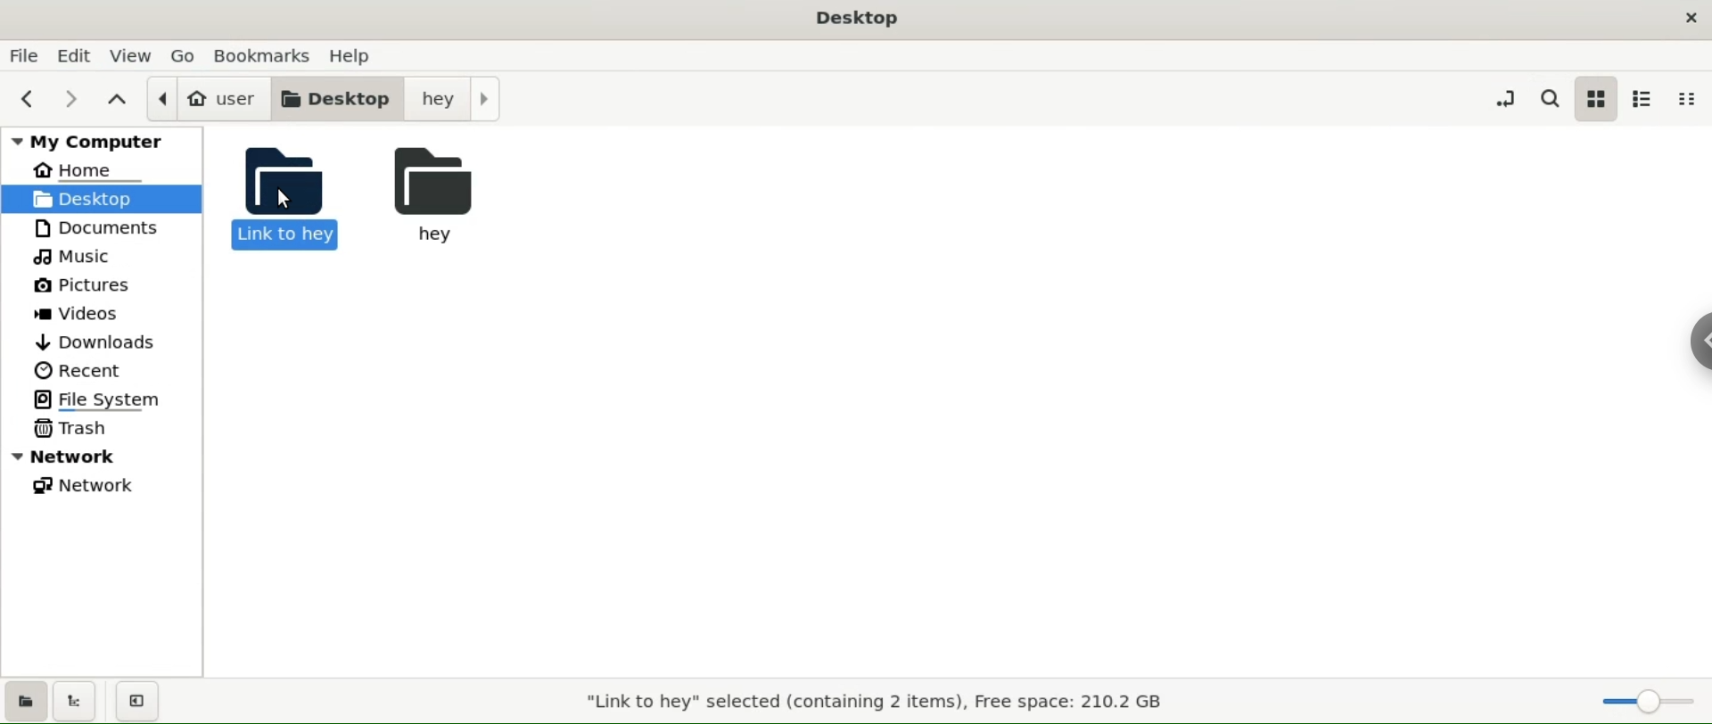 This screenshot has width=1712, height=724. I want to click on network, so click(86, 485).